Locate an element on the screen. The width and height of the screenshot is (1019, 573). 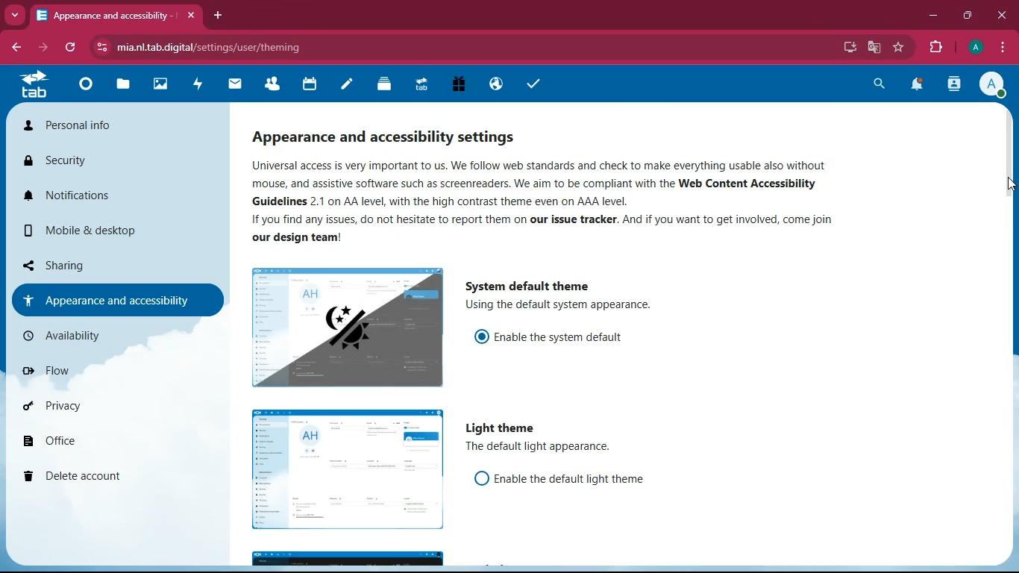
enable is located at coordinates (577, 480).